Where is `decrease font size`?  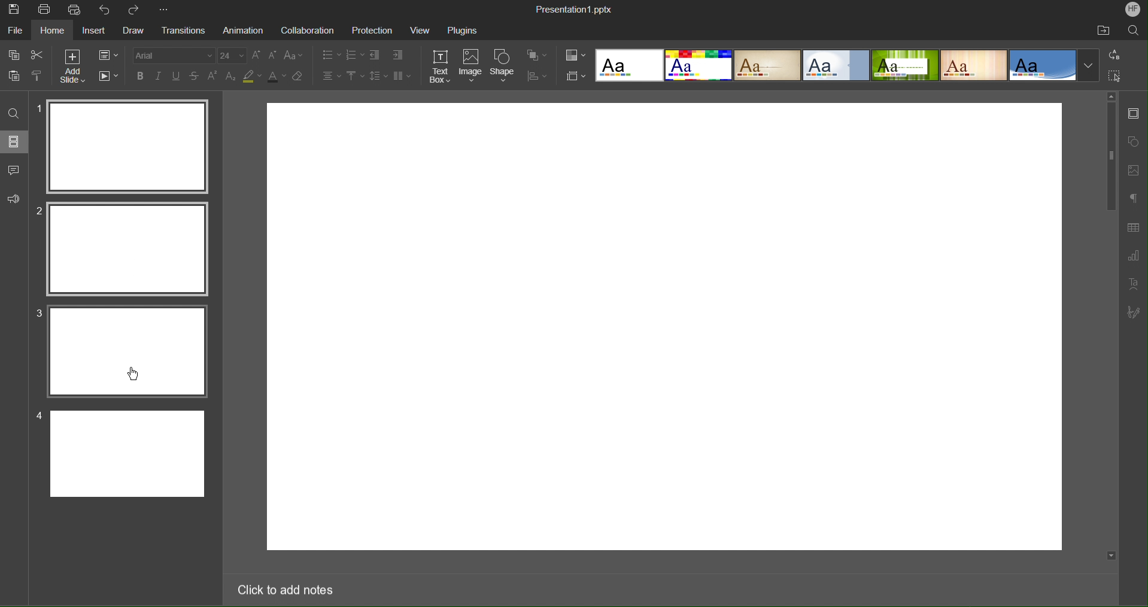 decrease font size is located at coordinates (271, 55).